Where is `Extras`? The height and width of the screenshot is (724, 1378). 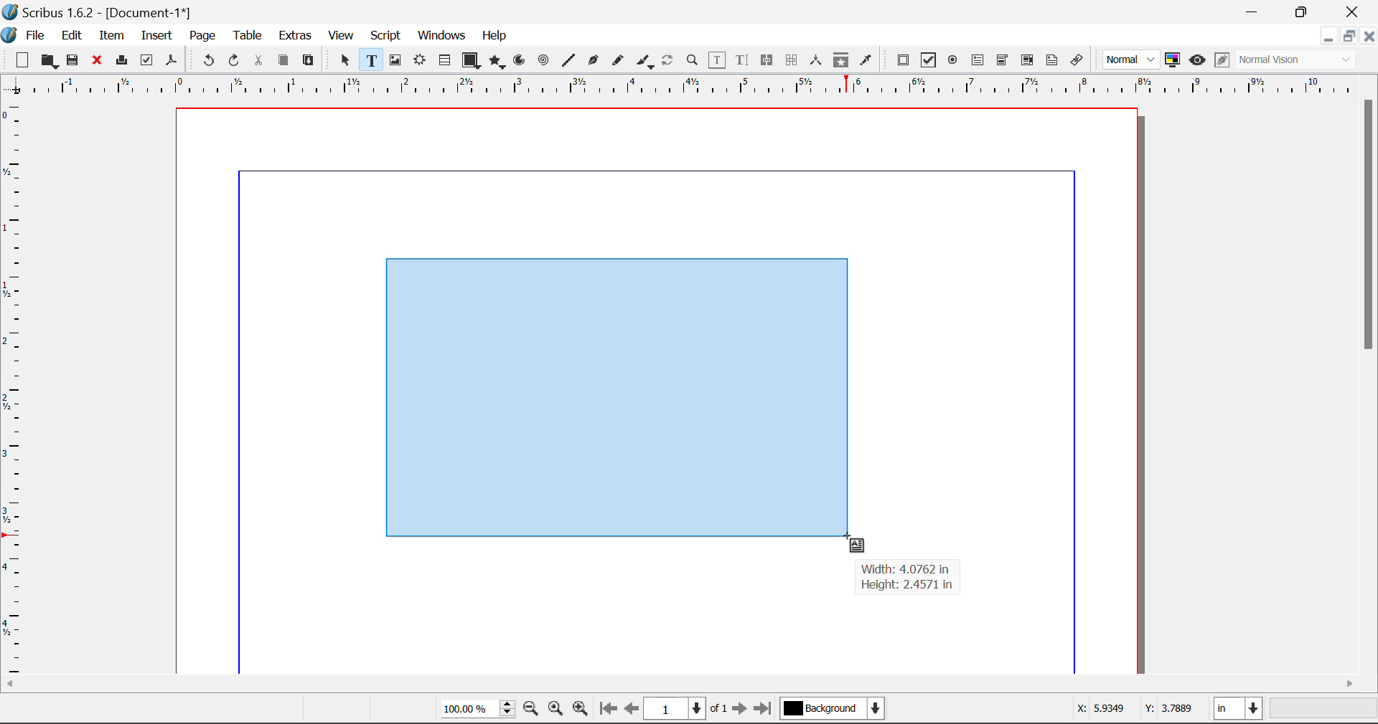 Extras is located at coordinates (296, 36).